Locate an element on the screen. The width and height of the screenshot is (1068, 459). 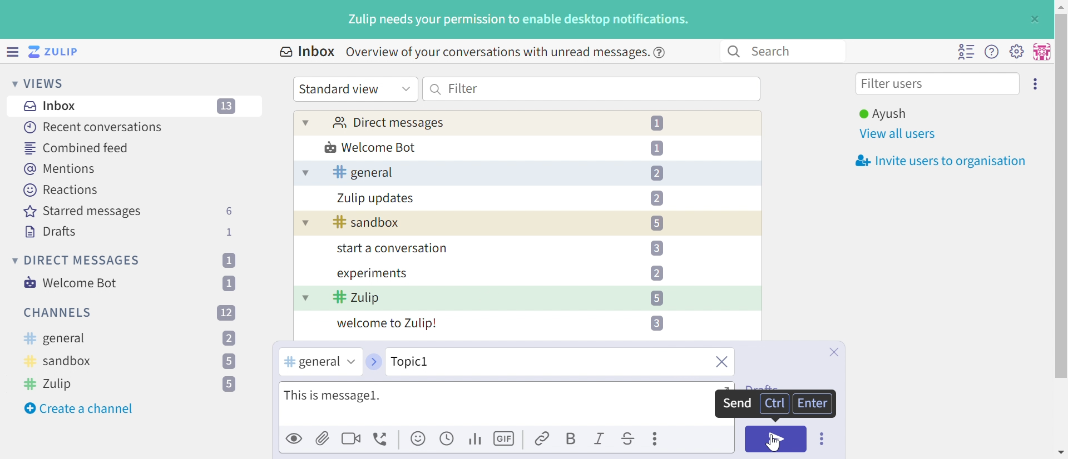
1 is located at coordinates (231, 232).